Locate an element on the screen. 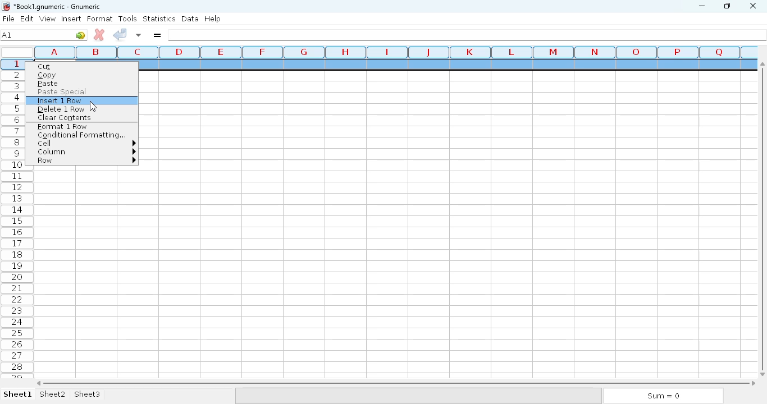  close is located at coordinates (752, 6).